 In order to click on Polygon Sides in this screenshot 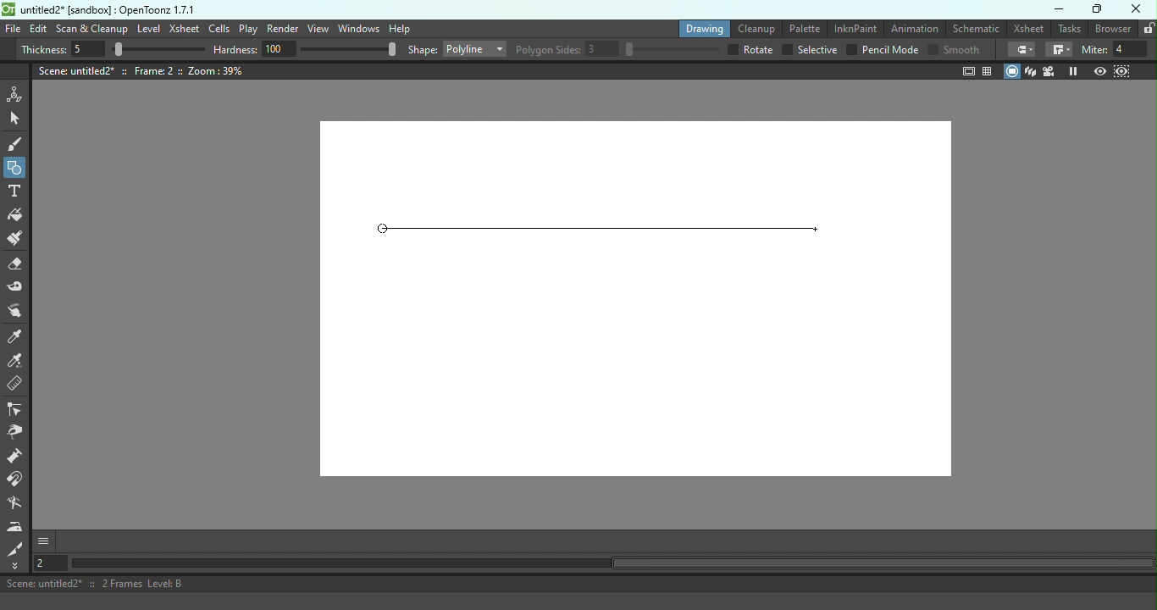, I will do `click(618, 50)`.